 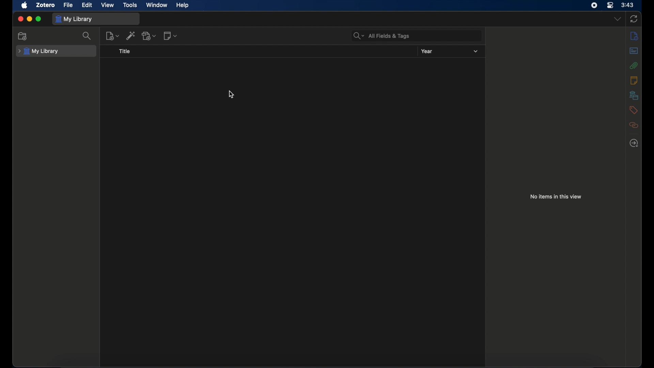 I want to click on screen recorder, so click(x=594, y=5).